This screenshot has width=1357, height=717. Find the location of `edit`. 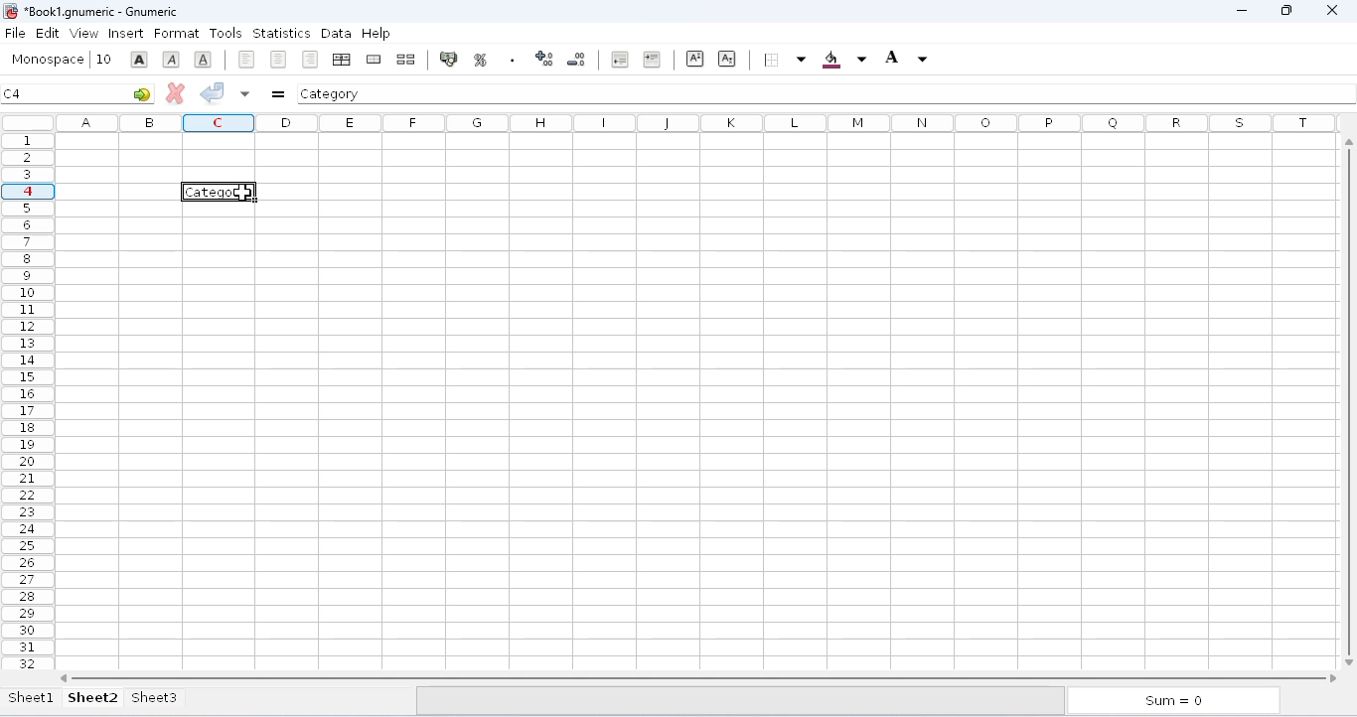

edit is located at coordinates (48, 32).